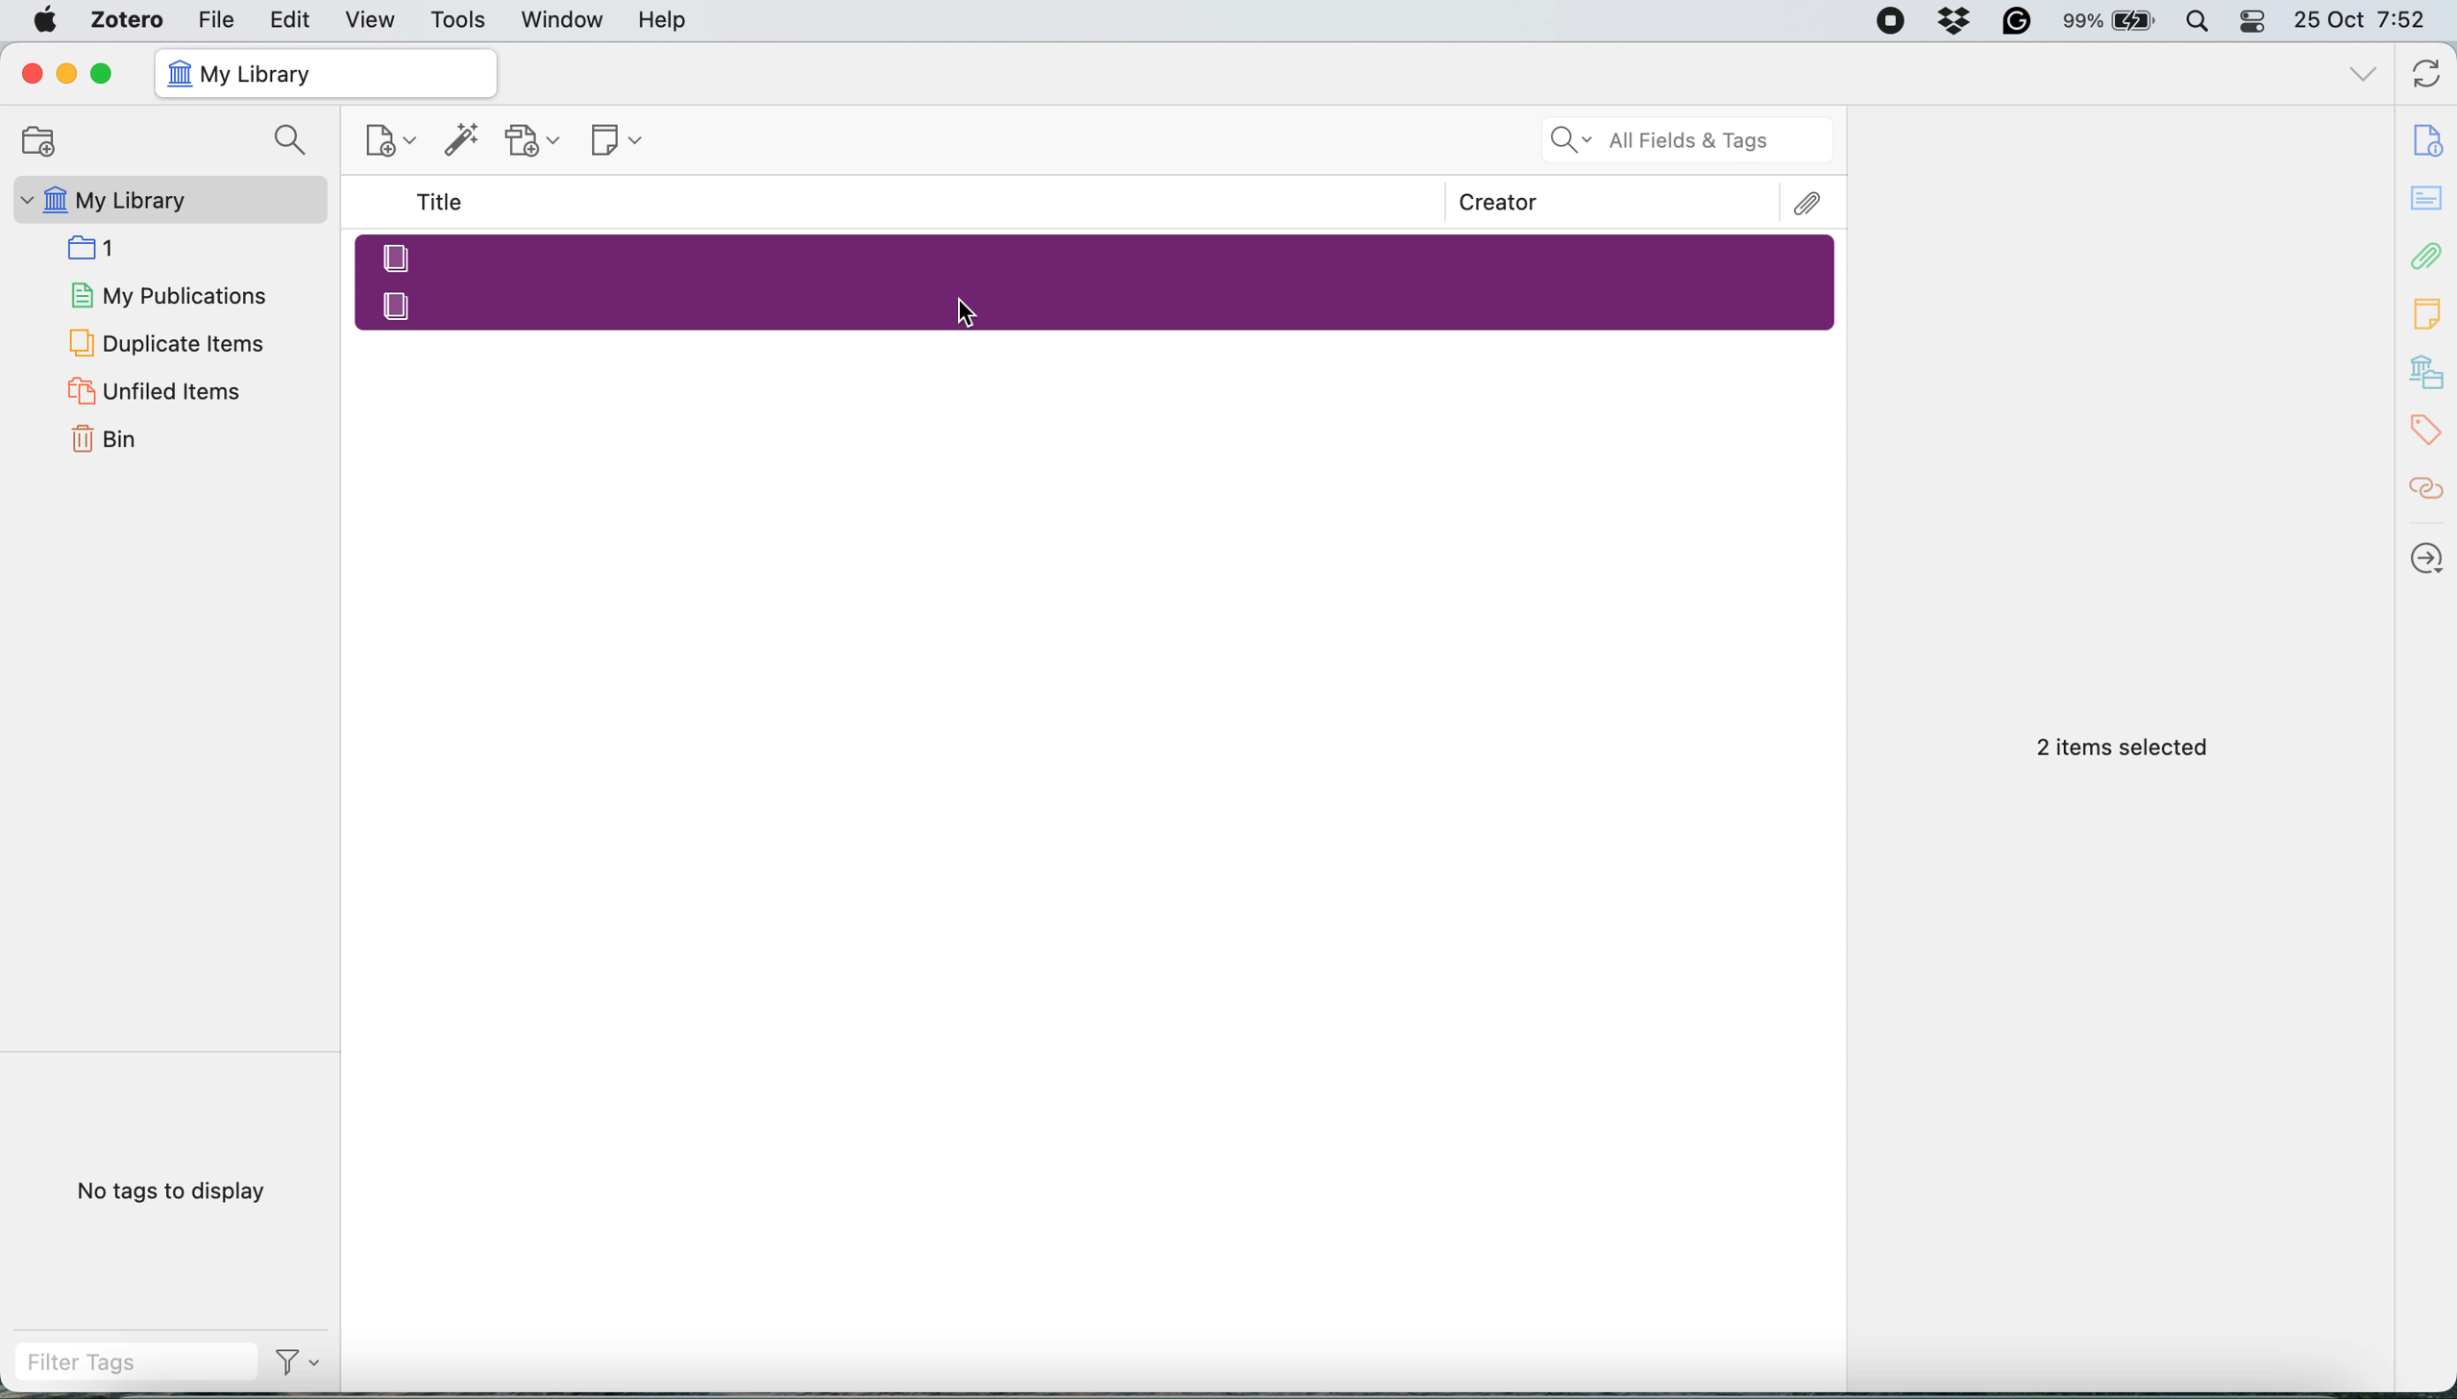 This screenshot has width=2457, height=1399. Describe the element at coordinates (1098, 305) in the screenshot. I see `Blank Entry 2 Selected` at that location.